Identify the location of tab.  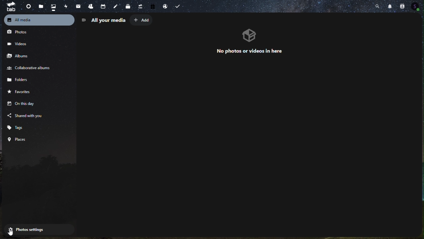
(9, 7).